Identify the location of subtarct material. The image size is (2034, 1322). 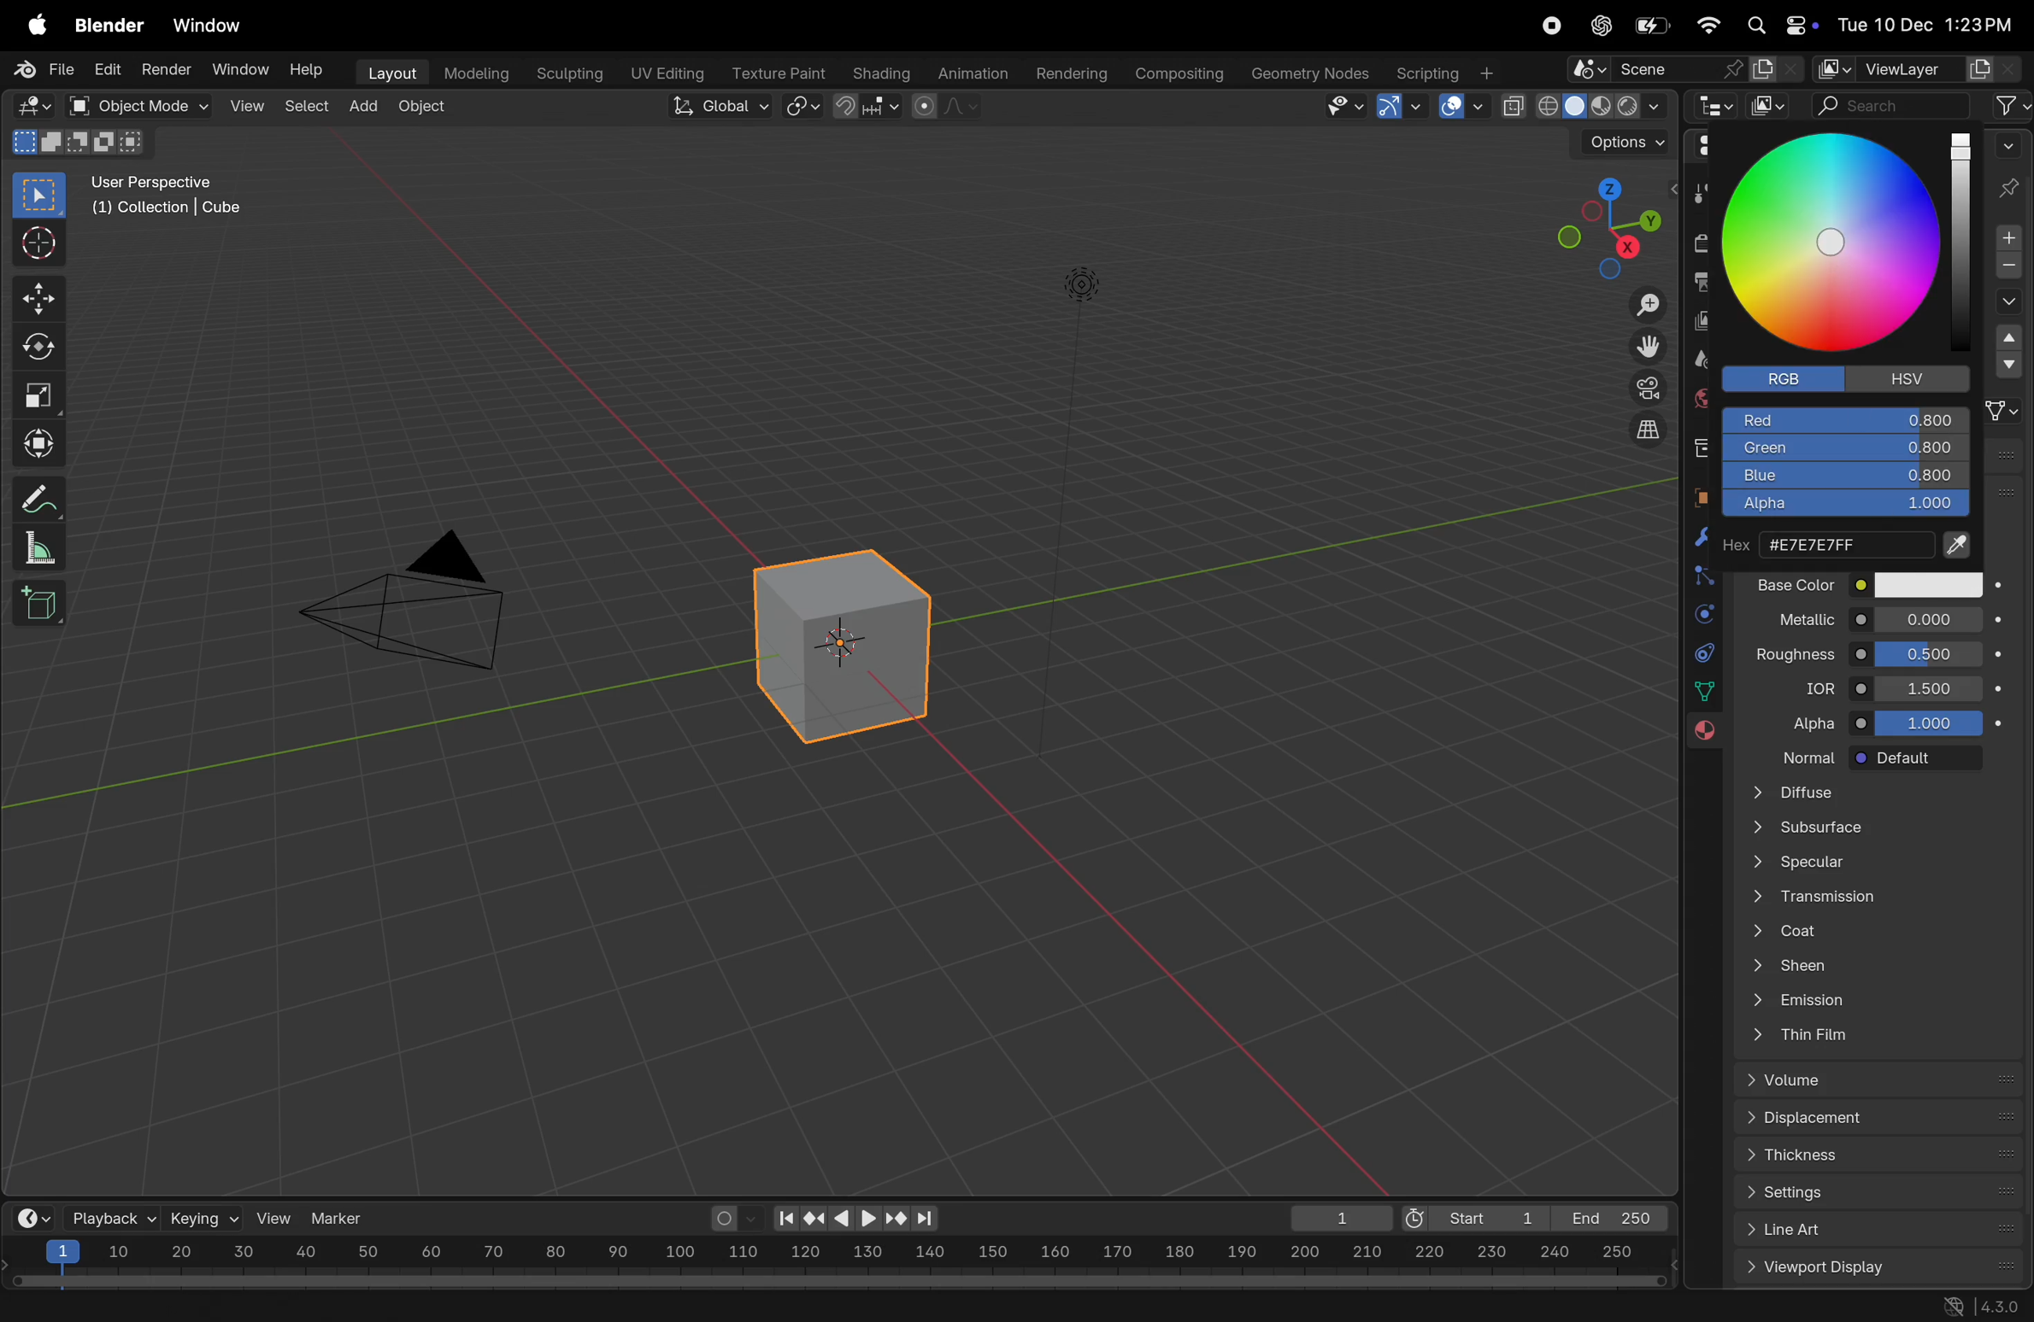
(2005, 269).